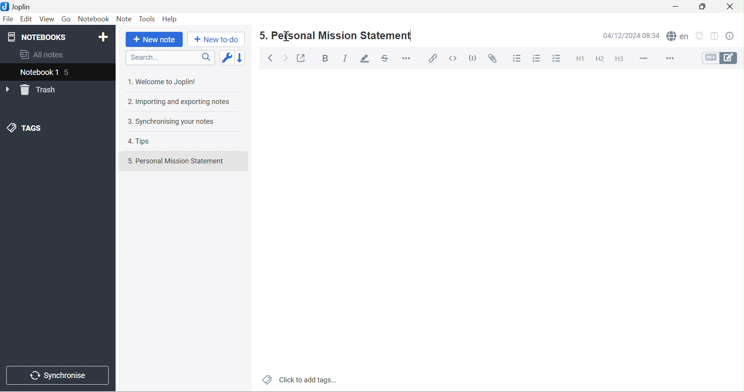  Describe the element at coordinates (733, 8) in the screenshot. I see `Close` at that location.